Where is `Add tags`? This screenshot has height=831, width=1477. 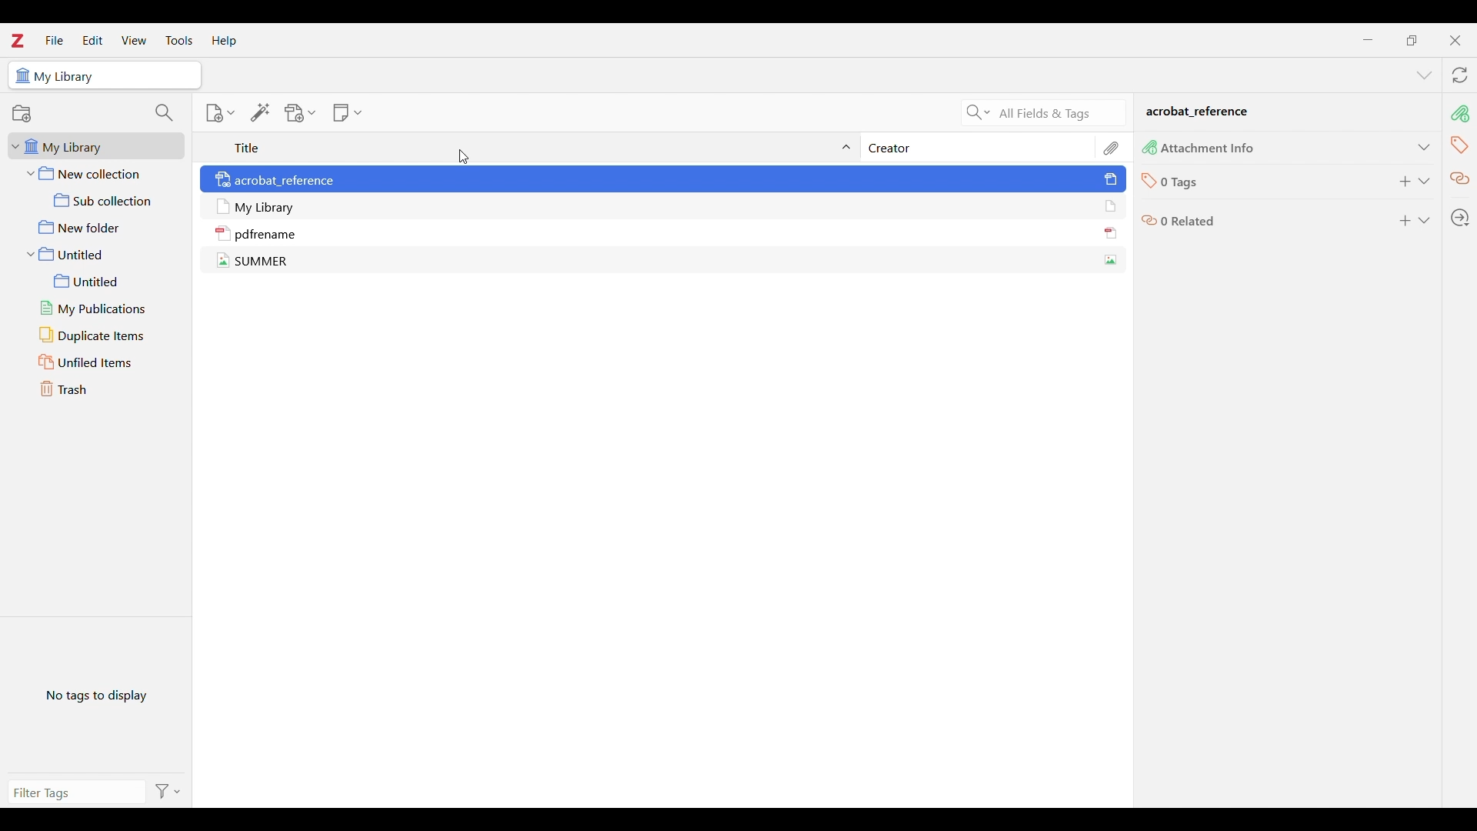
Add tags is located at coordinates (1406, 182).